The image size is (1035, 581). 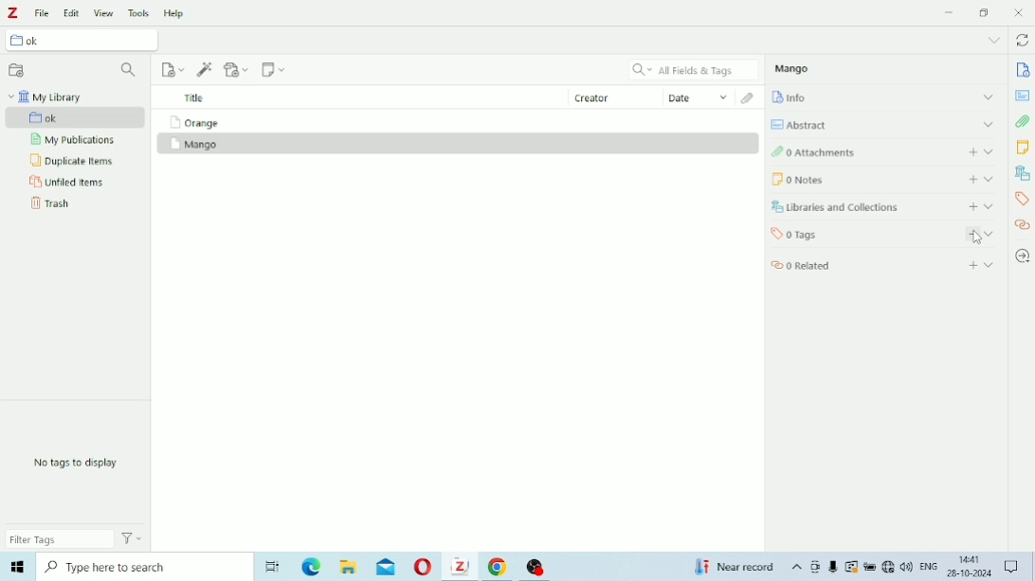 I want to click on Unfiled Items, so click(x=68, y=181).